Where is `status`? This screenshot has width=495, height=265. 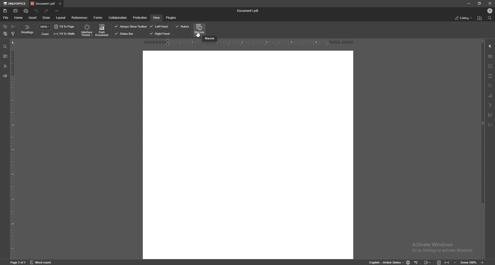
status is located at coordinates (464, 18).